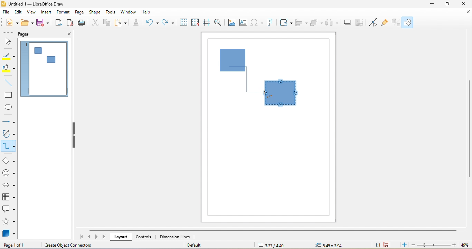  Describe the element at coordinates (285, 23) in the screenshot. I see `transformation` at that location.